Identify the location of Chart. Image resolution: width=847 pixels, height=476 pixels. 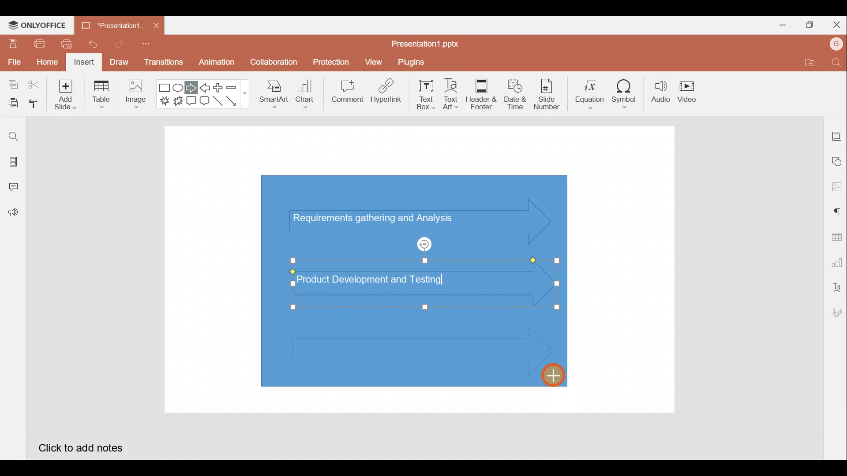
(305, 93).